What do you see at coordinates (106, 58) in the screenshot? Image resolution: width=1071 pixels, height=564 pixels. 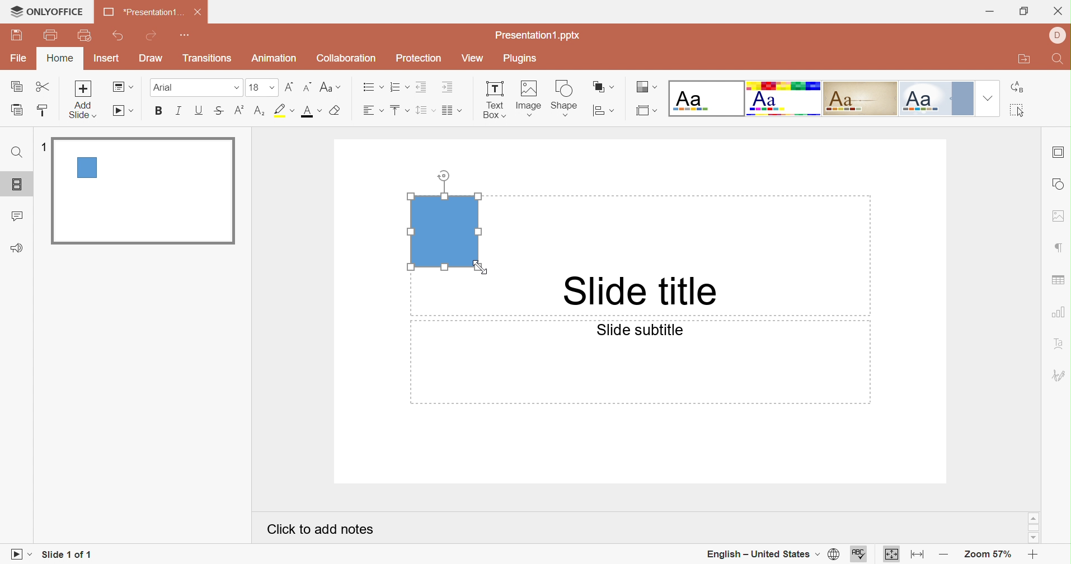 I see `Insert` at bounding box center [106, 58].